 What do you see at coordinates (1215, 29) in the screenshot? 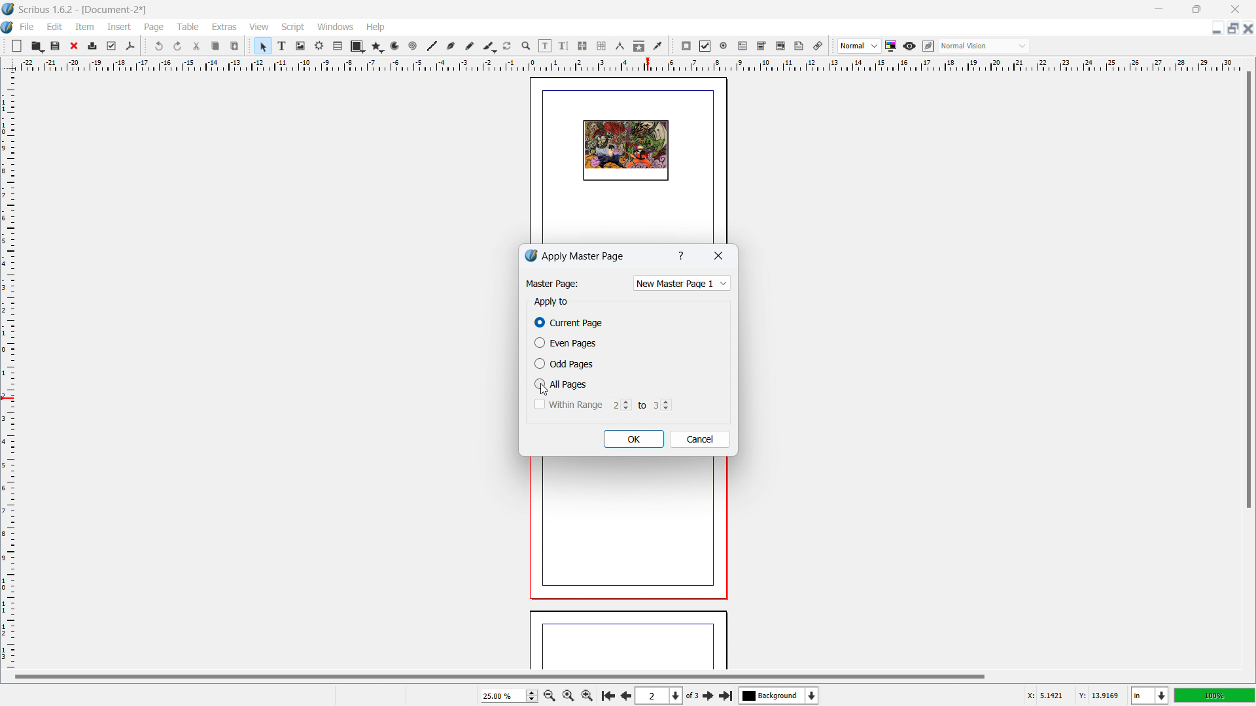
I see `minimize document` at bounding box center [1215, 29].